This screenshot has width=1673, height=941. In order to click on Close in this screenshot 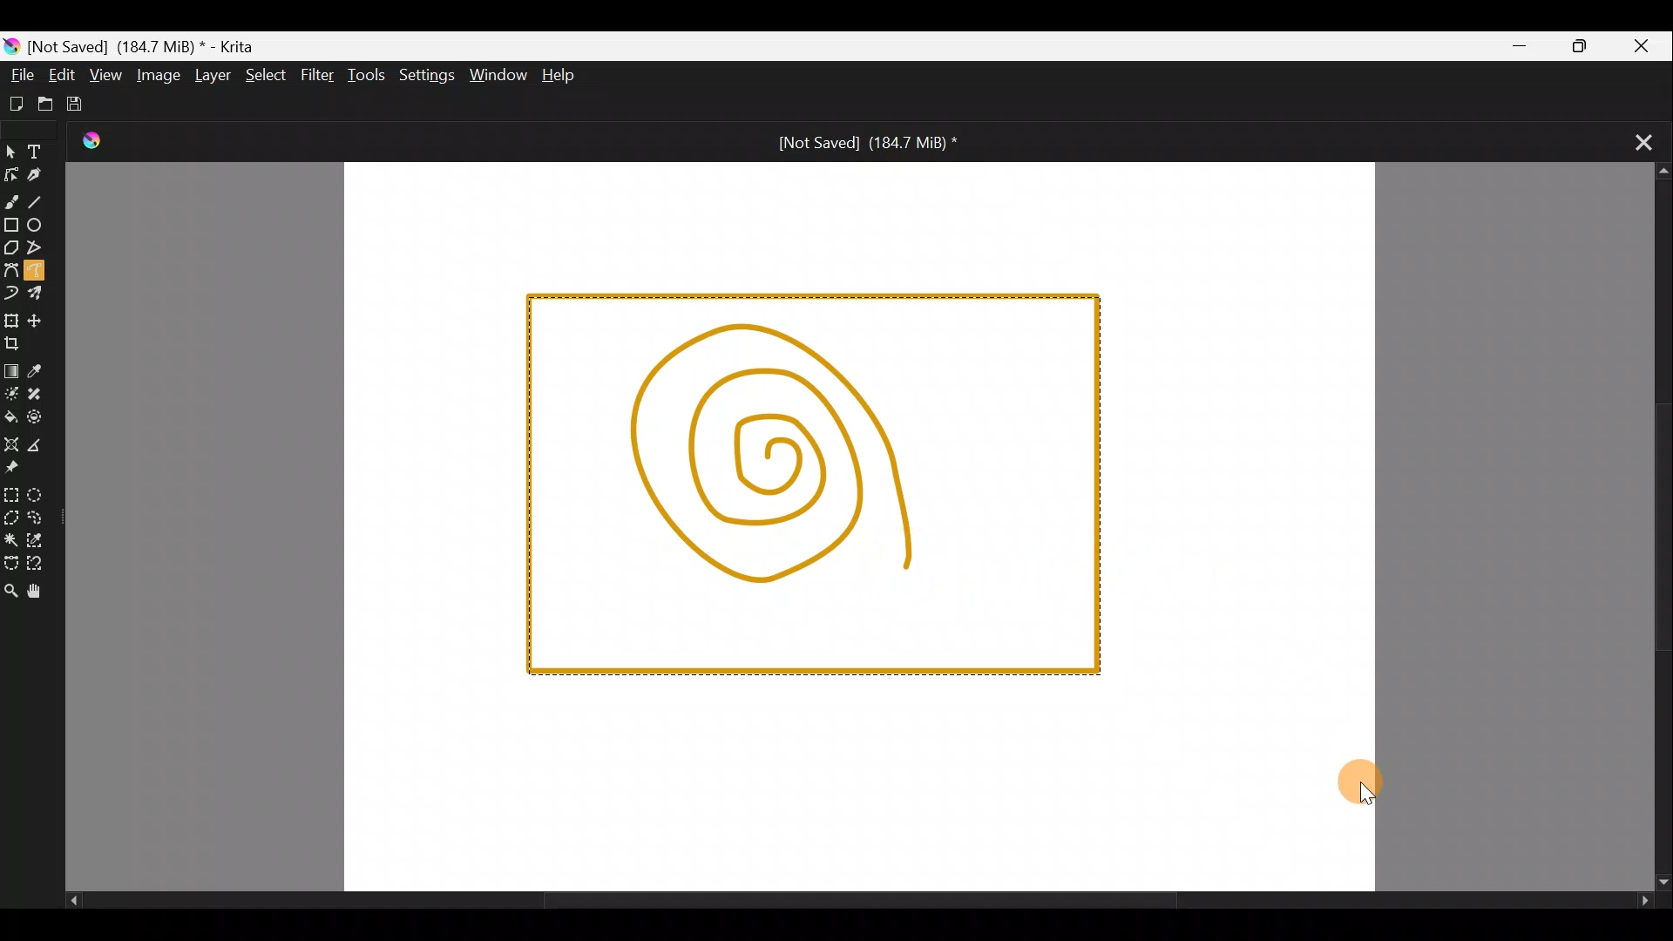, I will do `click(1643, 44)`.